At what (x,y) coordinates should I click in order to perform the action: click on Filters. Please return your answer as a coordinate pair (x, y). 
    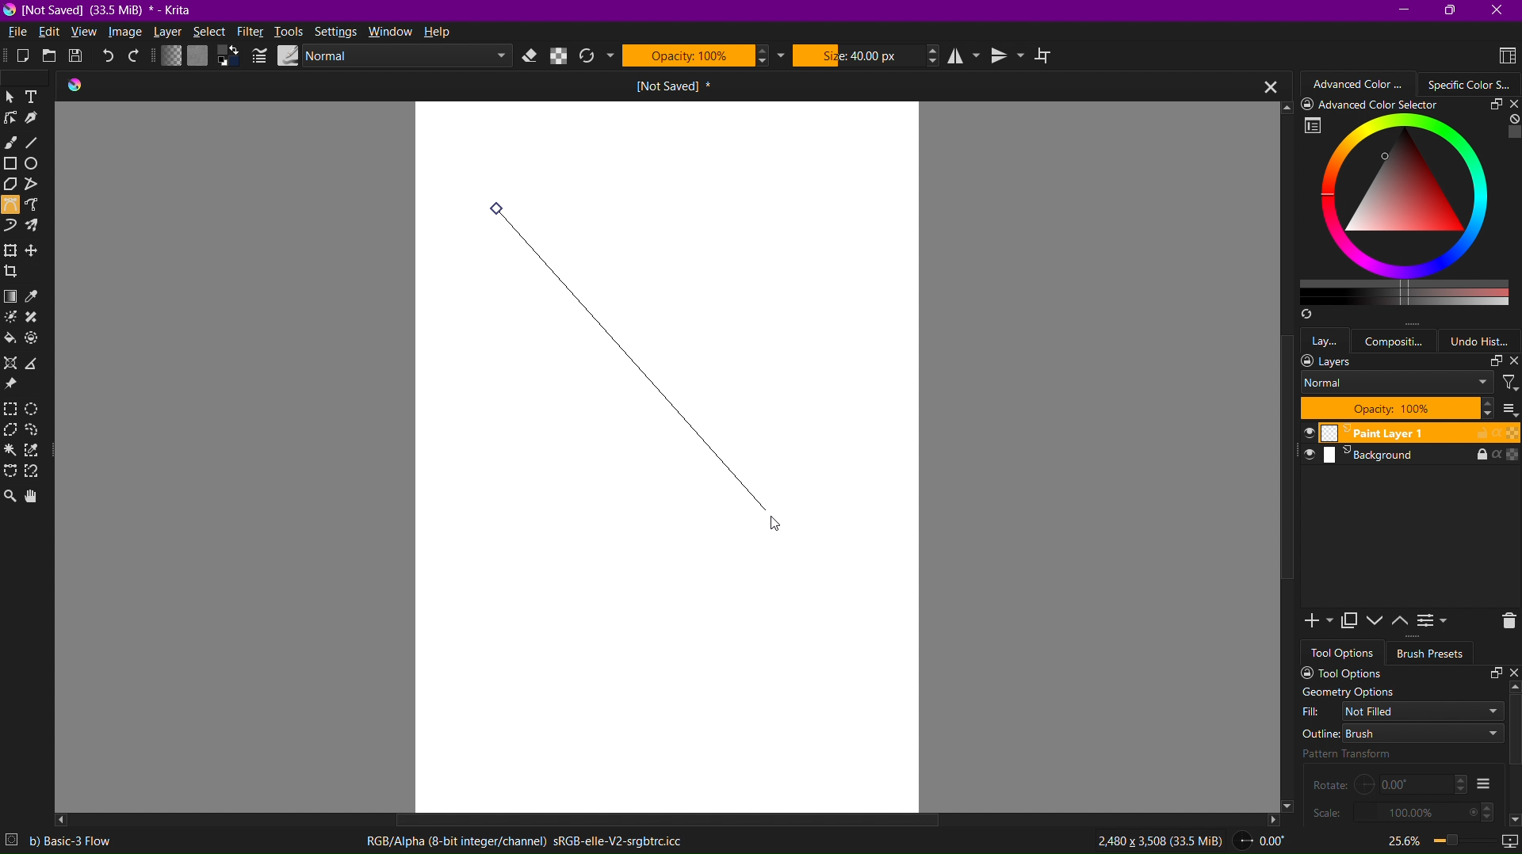
    Looking at the image, I should click on (1509, 382).